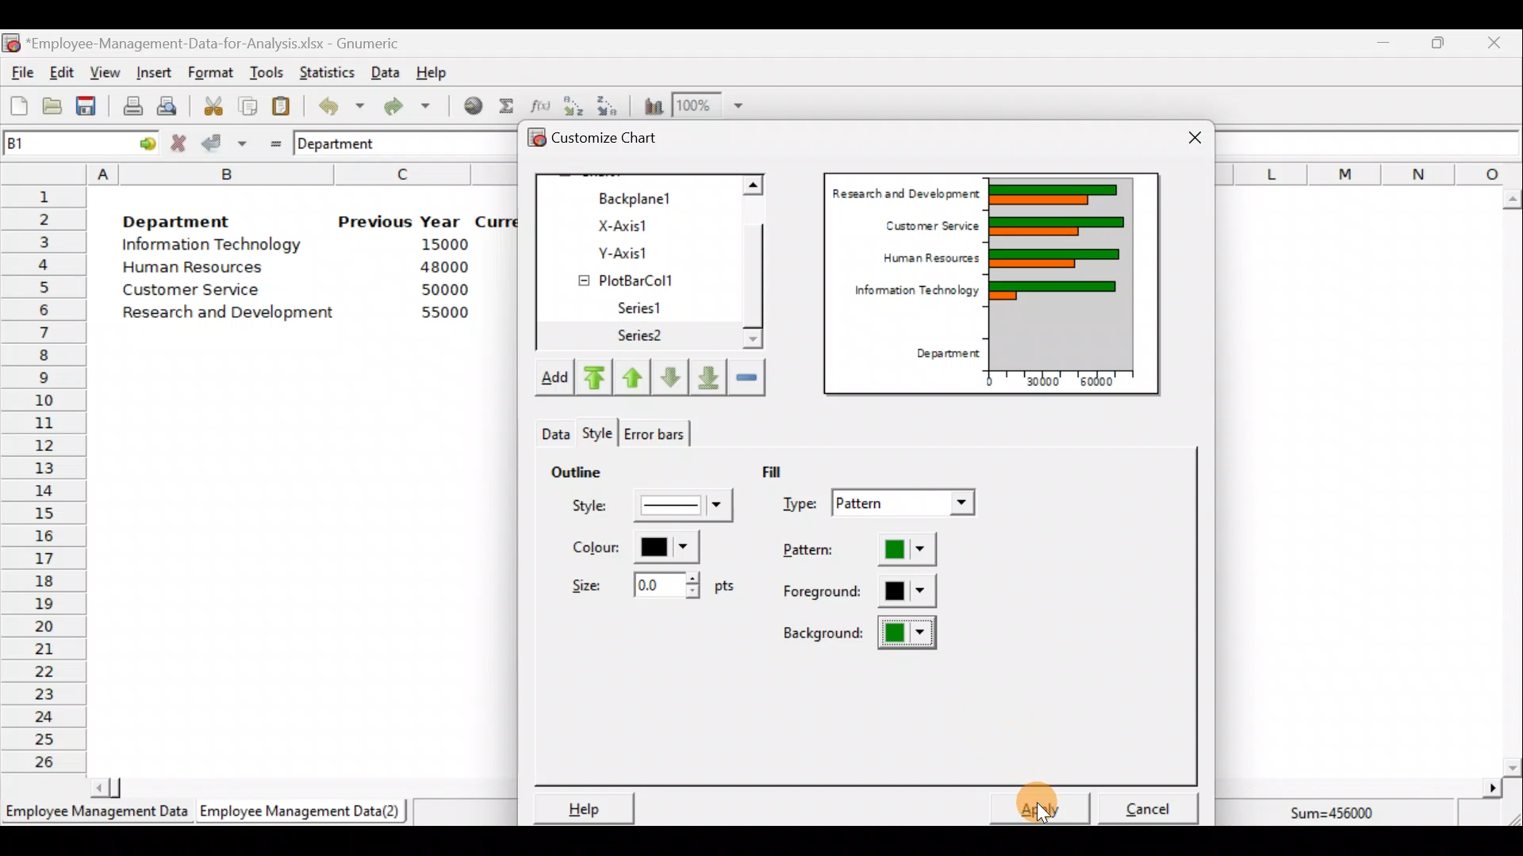  Describe the element at coordinates (296, 786) in the screenshot. I see `Scroll bar` at that location.